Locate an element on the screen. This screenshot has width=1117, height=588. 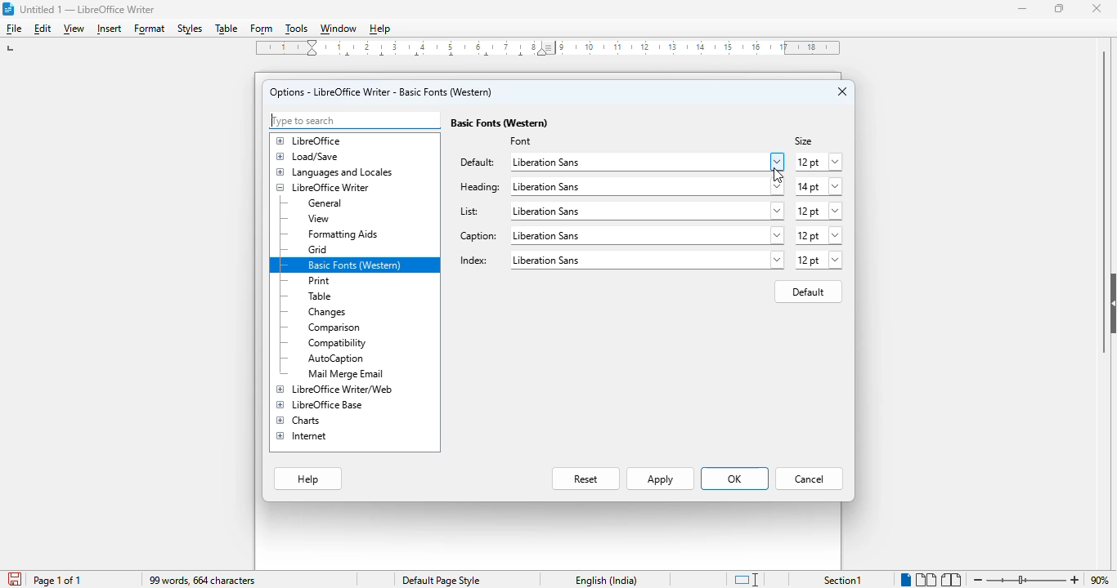
12 pt is located at coordinates (817, 163).